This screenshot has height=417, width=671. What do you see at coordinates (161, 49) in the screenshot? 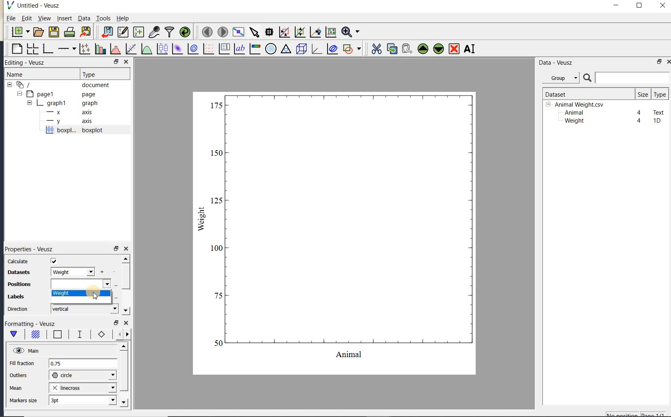
I see `plot box plots` at bounding box center [161, 49].